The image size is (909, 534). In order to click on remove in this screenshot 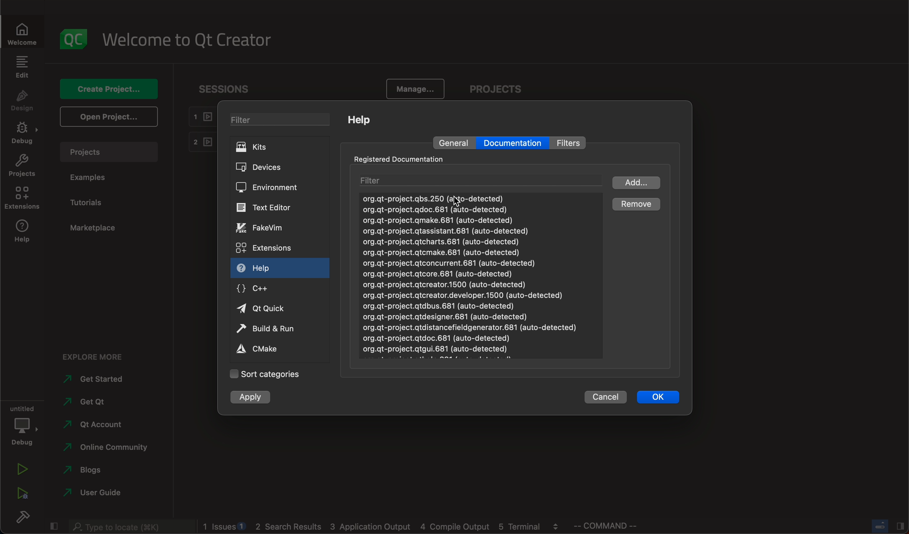, I will do `click(633, 205)`.